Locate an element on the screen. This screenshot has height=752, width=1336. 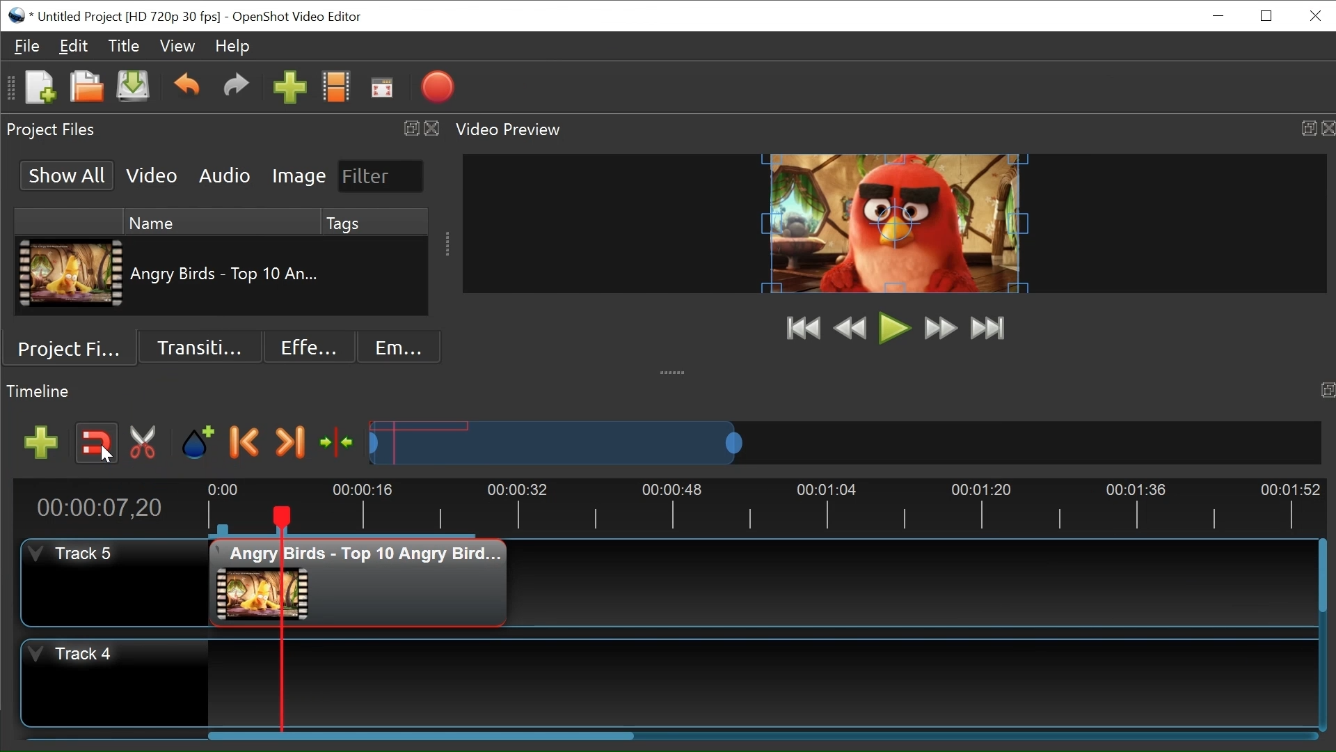
drag handle is located at coordinates (450, 246).